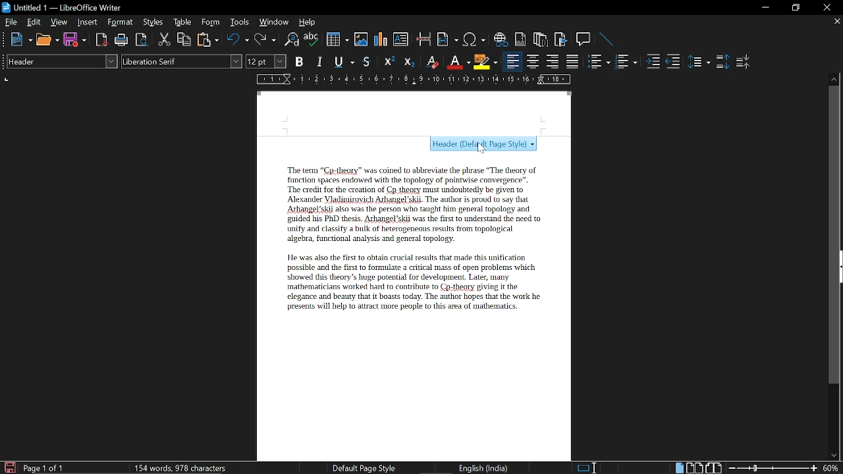 The height and width of the screenshot is (474, 843). Describe the element at coordinates (90, 22) in the screenshot. I see `Insert` at that location.